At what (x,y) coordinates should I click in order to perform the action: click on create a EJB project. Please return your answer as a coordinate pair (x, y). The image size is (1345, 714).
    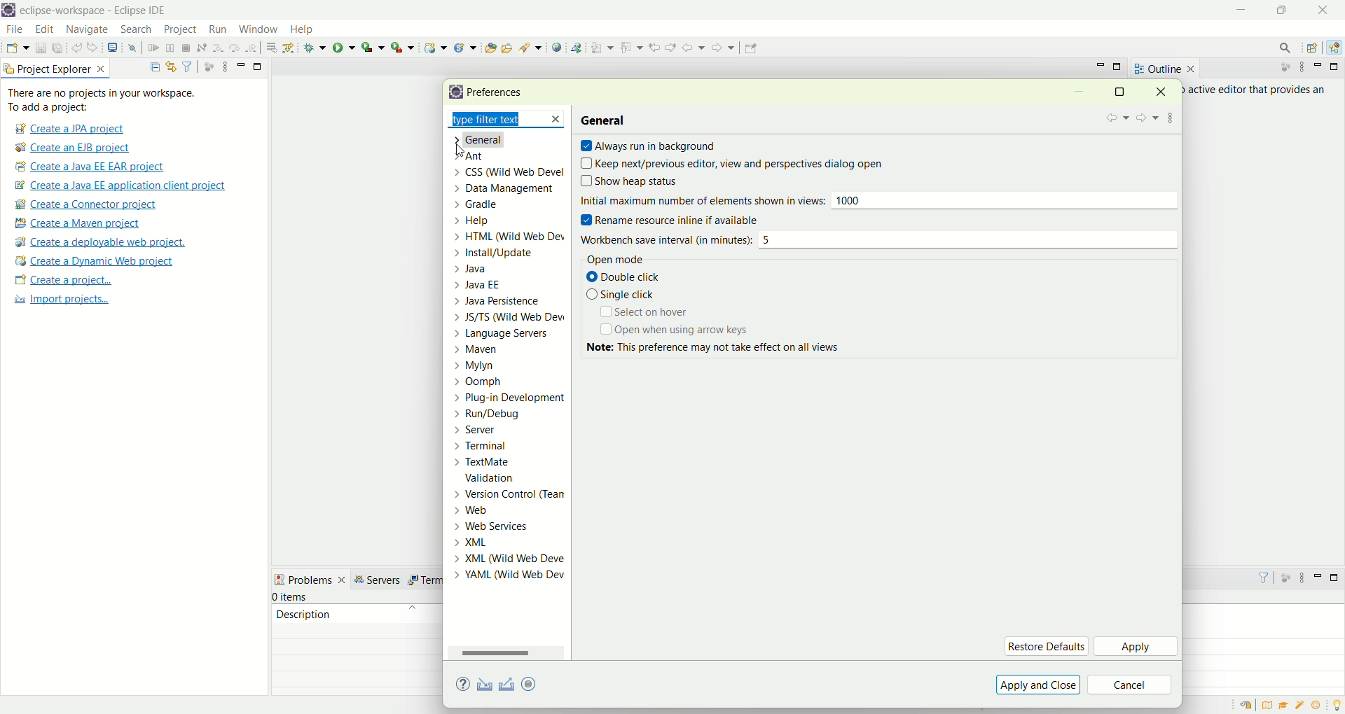
    Looking at the image, I should click on (74, 148).